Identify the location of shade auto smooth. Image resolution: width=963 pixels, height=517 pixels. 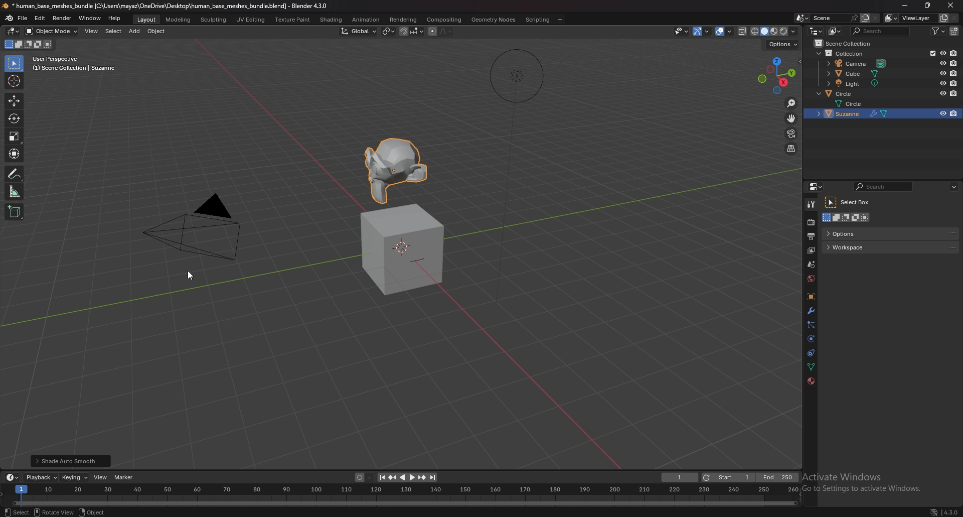
(73, 460).